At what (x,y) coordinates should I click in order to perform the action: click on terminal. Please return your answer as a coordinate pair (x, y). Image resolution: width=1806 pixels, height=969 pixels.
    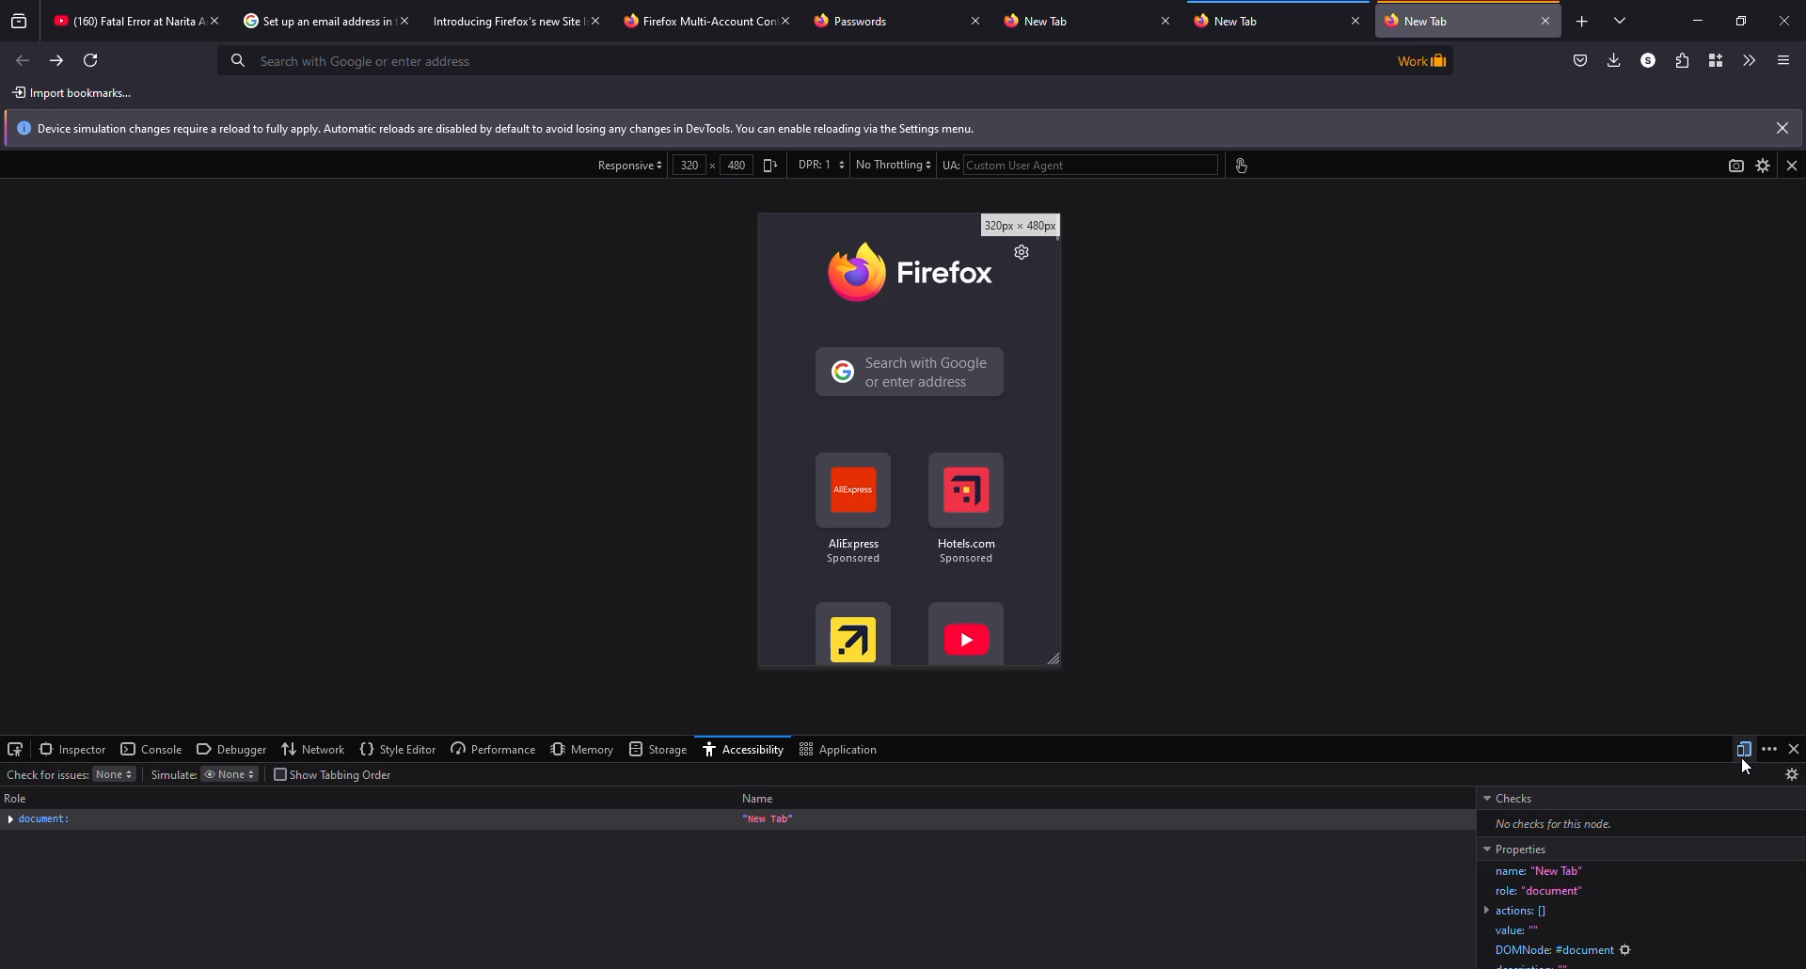
    Looking at the image, I should click on (16, 748).